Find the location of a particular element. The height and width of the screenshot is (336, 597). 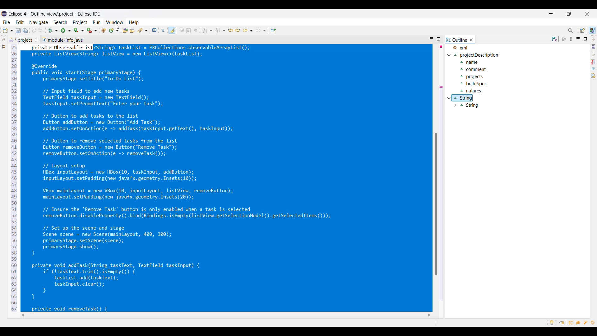

Tutorials is located at coordinates (579, 323).